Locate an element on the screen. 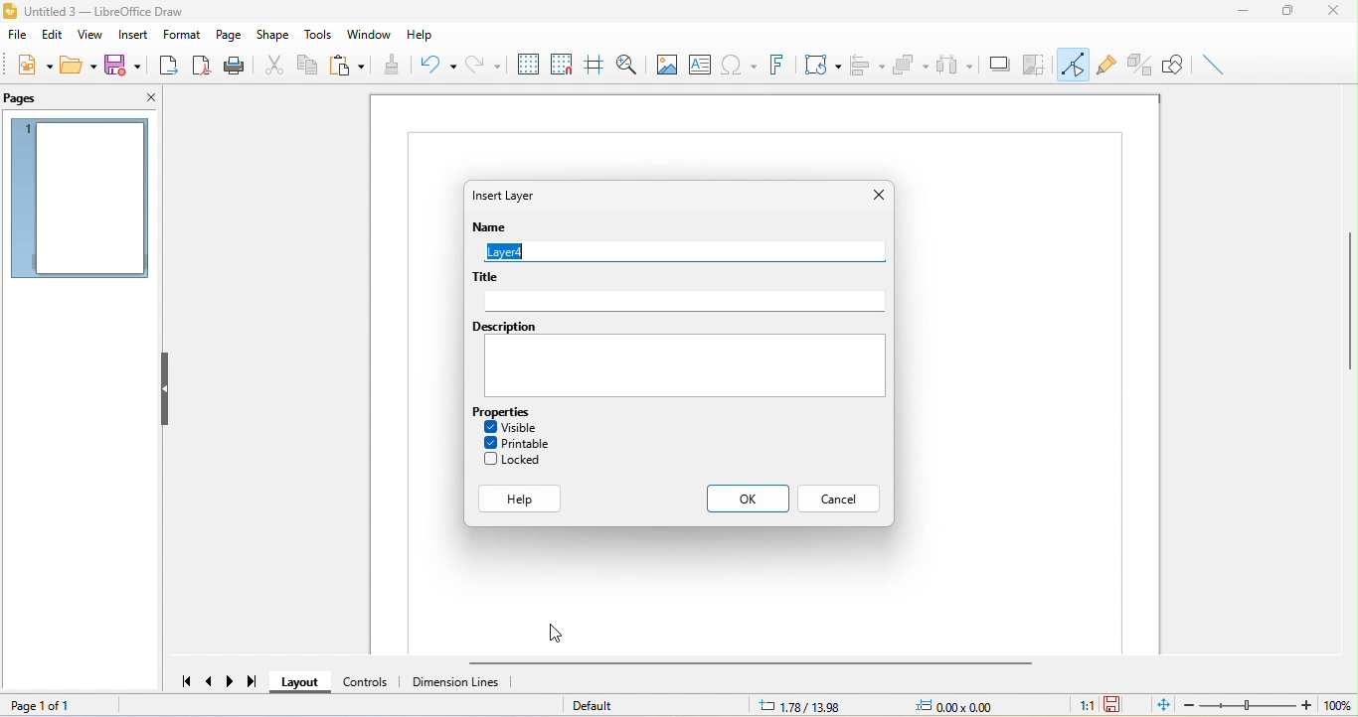 The height and width of the screenshot is (717, 1358). export direct as pdf is located at coordinates (202, 65).